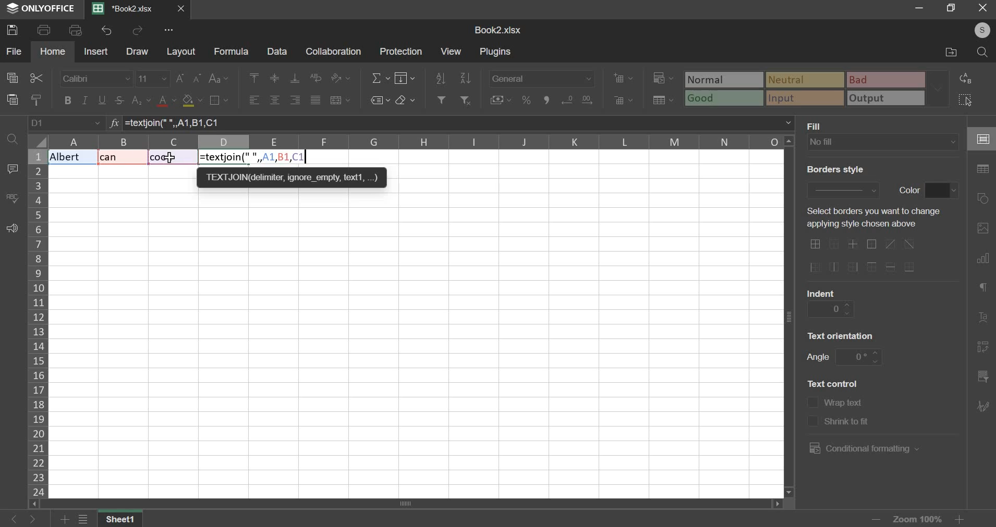  Describe the element at coordinates (89, 520) in the screenshot. I see `view all sheets` at that location.